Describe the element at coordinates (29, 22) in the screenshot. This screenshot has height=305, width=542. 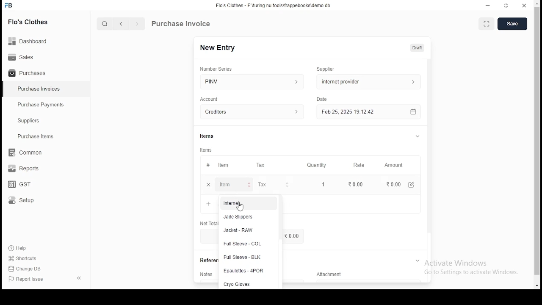
I see `flo's clothes` at that location.